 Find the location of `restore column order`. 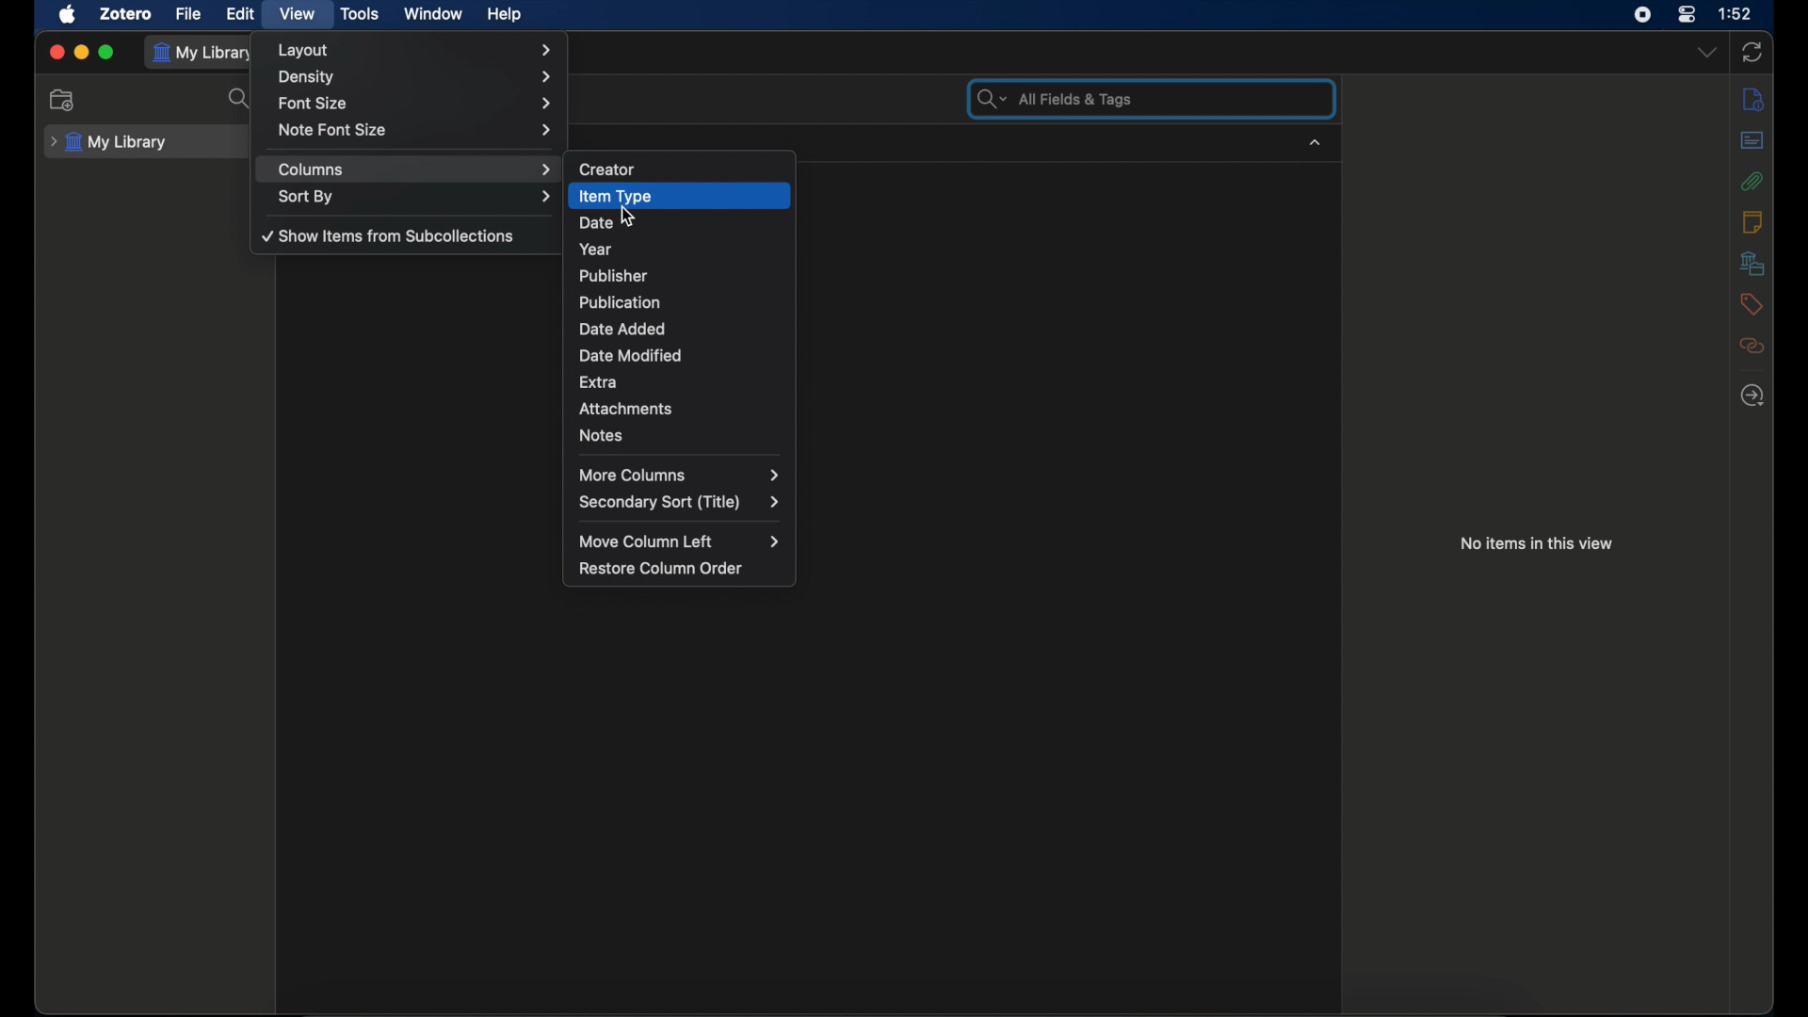

restore column order is located at coordinates (662, 569).